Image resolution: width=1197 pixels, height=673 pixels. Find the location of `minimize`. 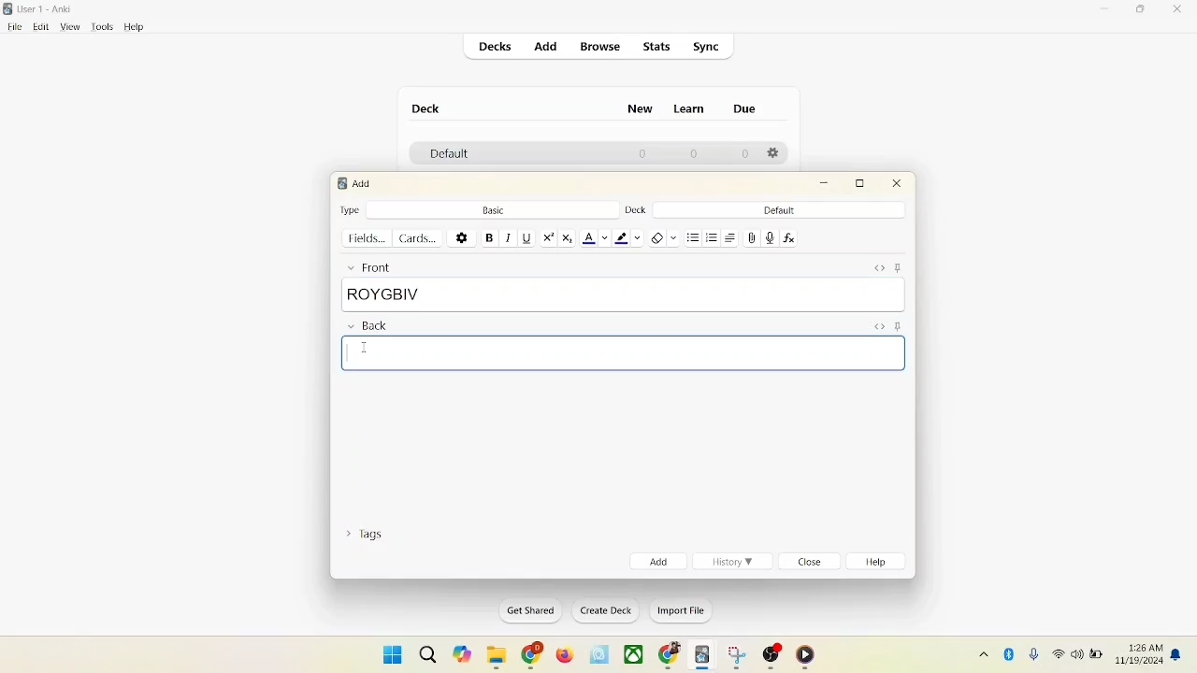

minimize is located at coordinates (1106, 10).